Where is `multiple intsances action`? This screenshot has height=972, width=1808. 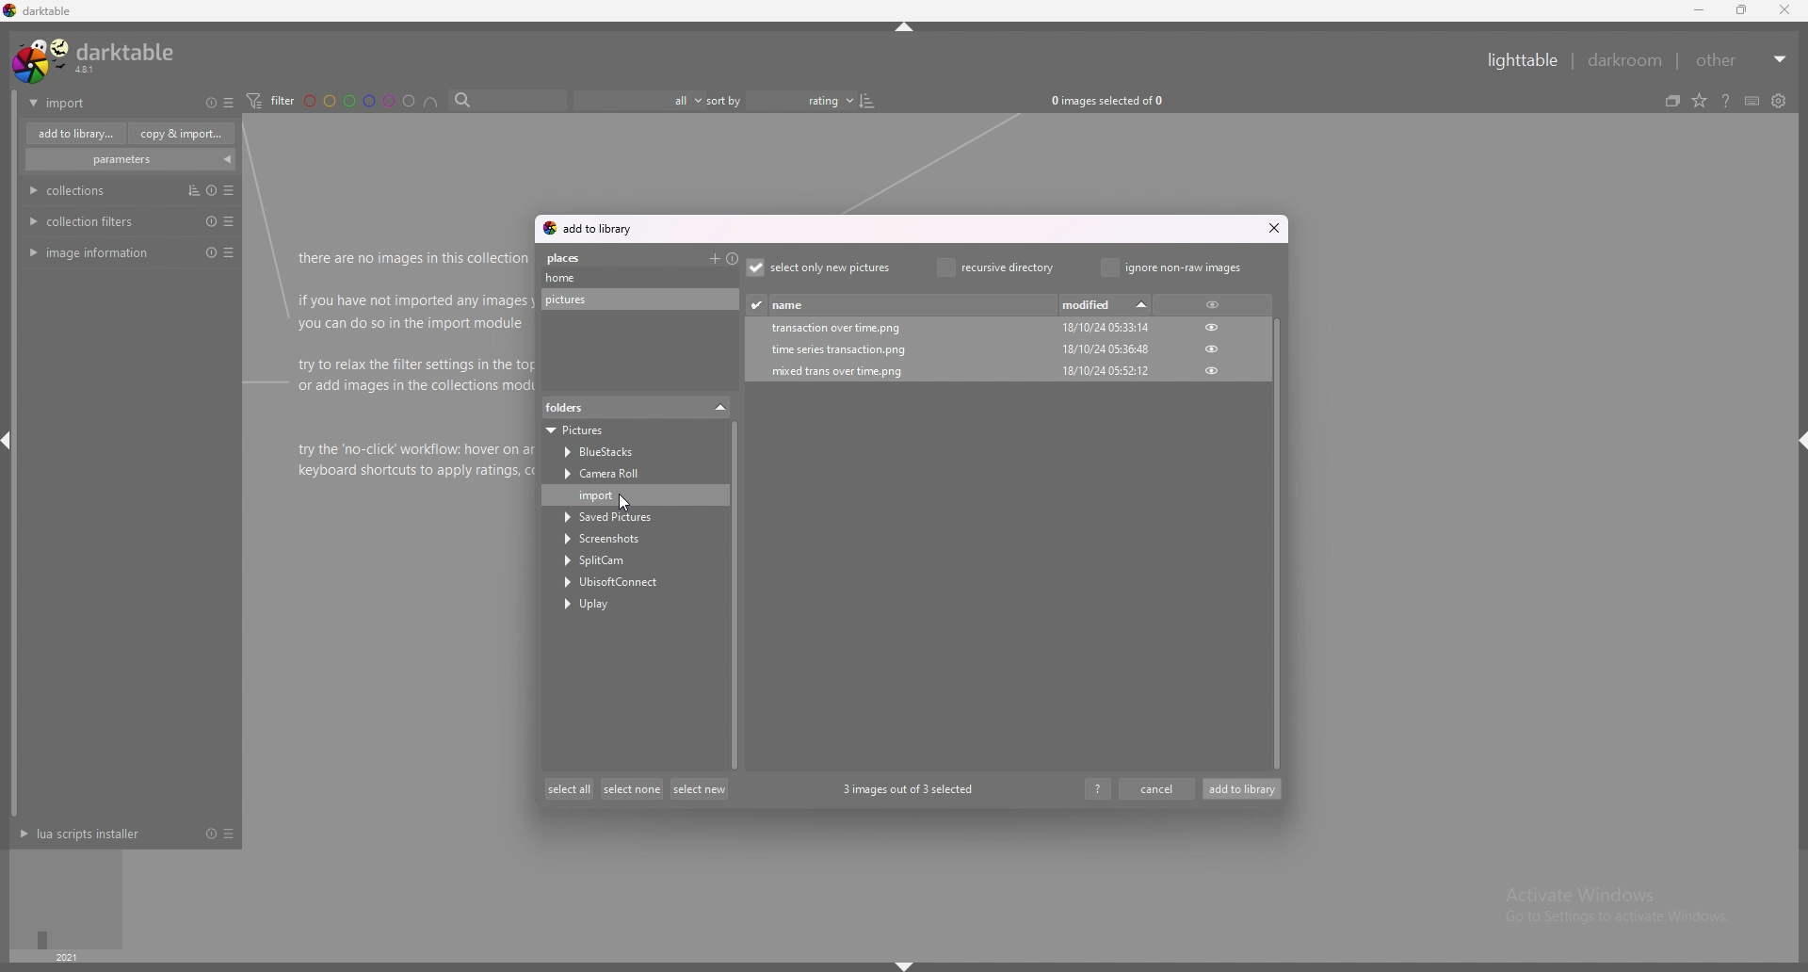
multiple intsances action is located at coordinates (188, 189).